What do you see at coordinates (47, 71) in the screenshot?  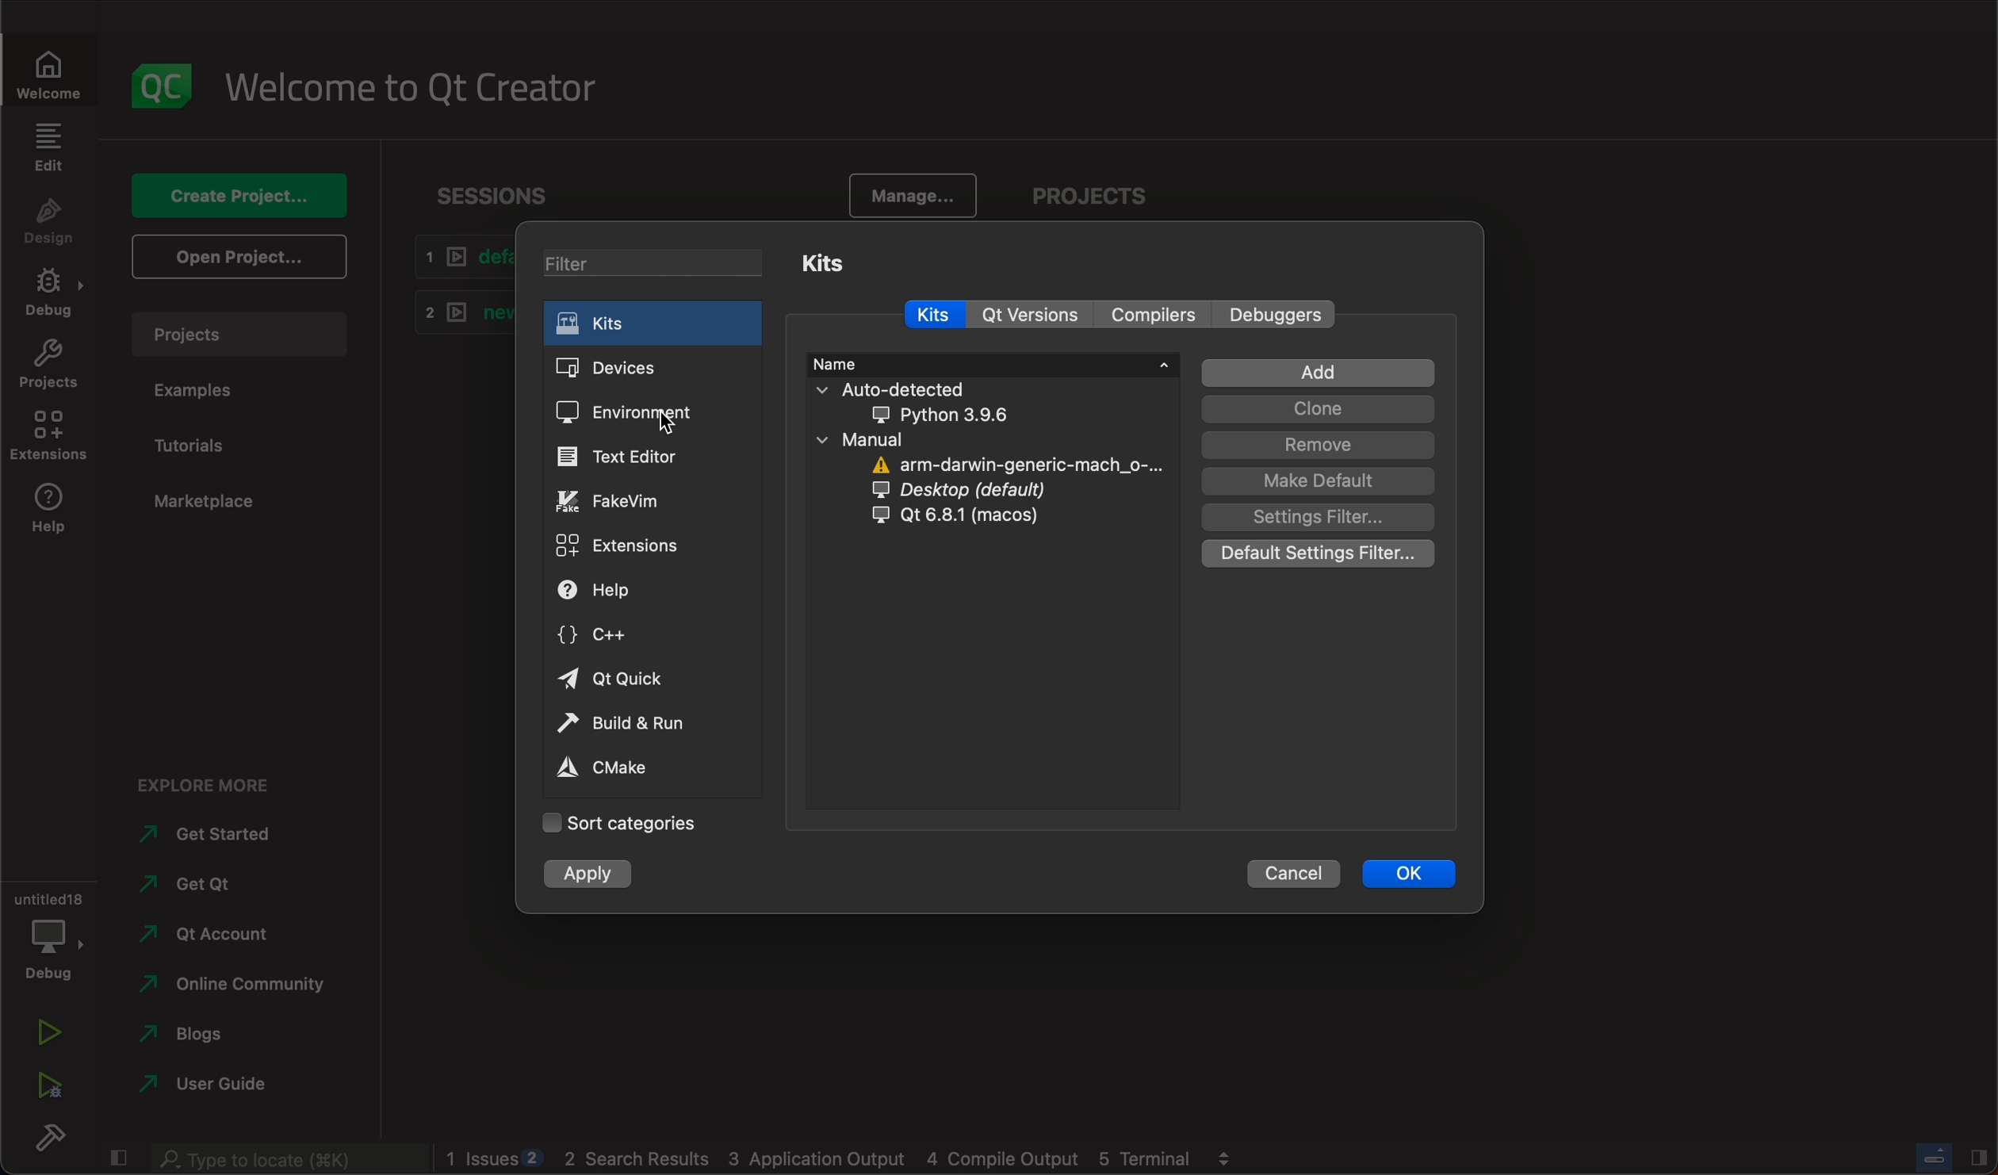 I see `welcome` at bounding box center [47, 71].